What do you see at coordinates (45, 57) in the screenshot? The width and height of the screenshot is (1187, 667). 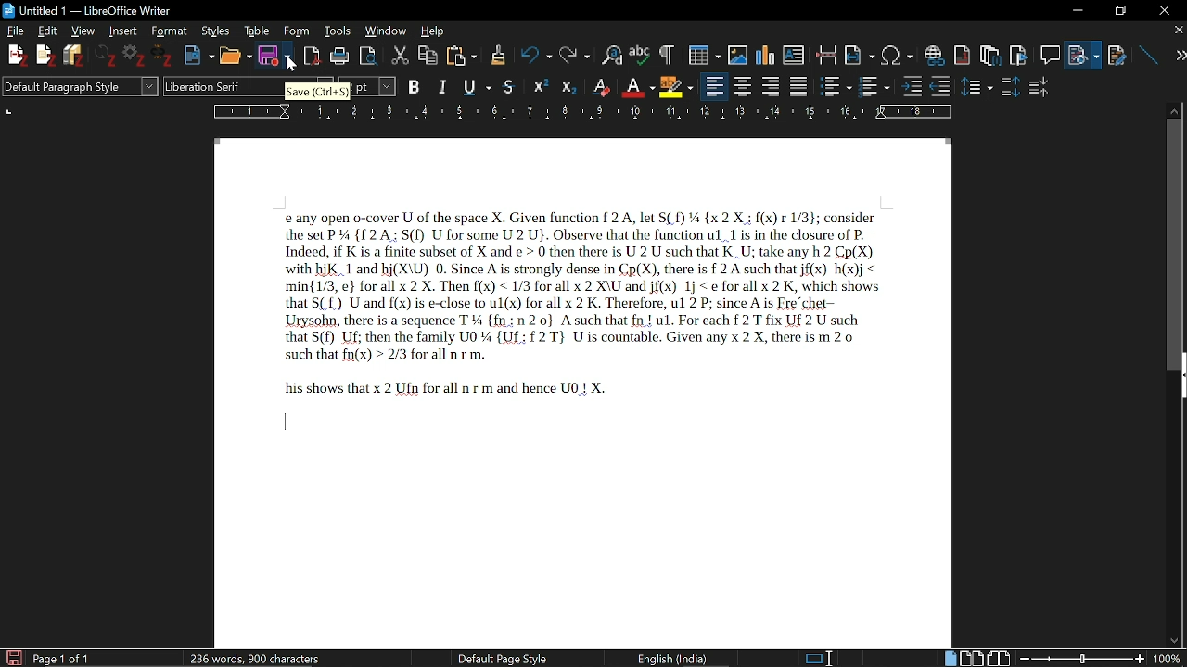 I see `` at bounding box center [45, 57].